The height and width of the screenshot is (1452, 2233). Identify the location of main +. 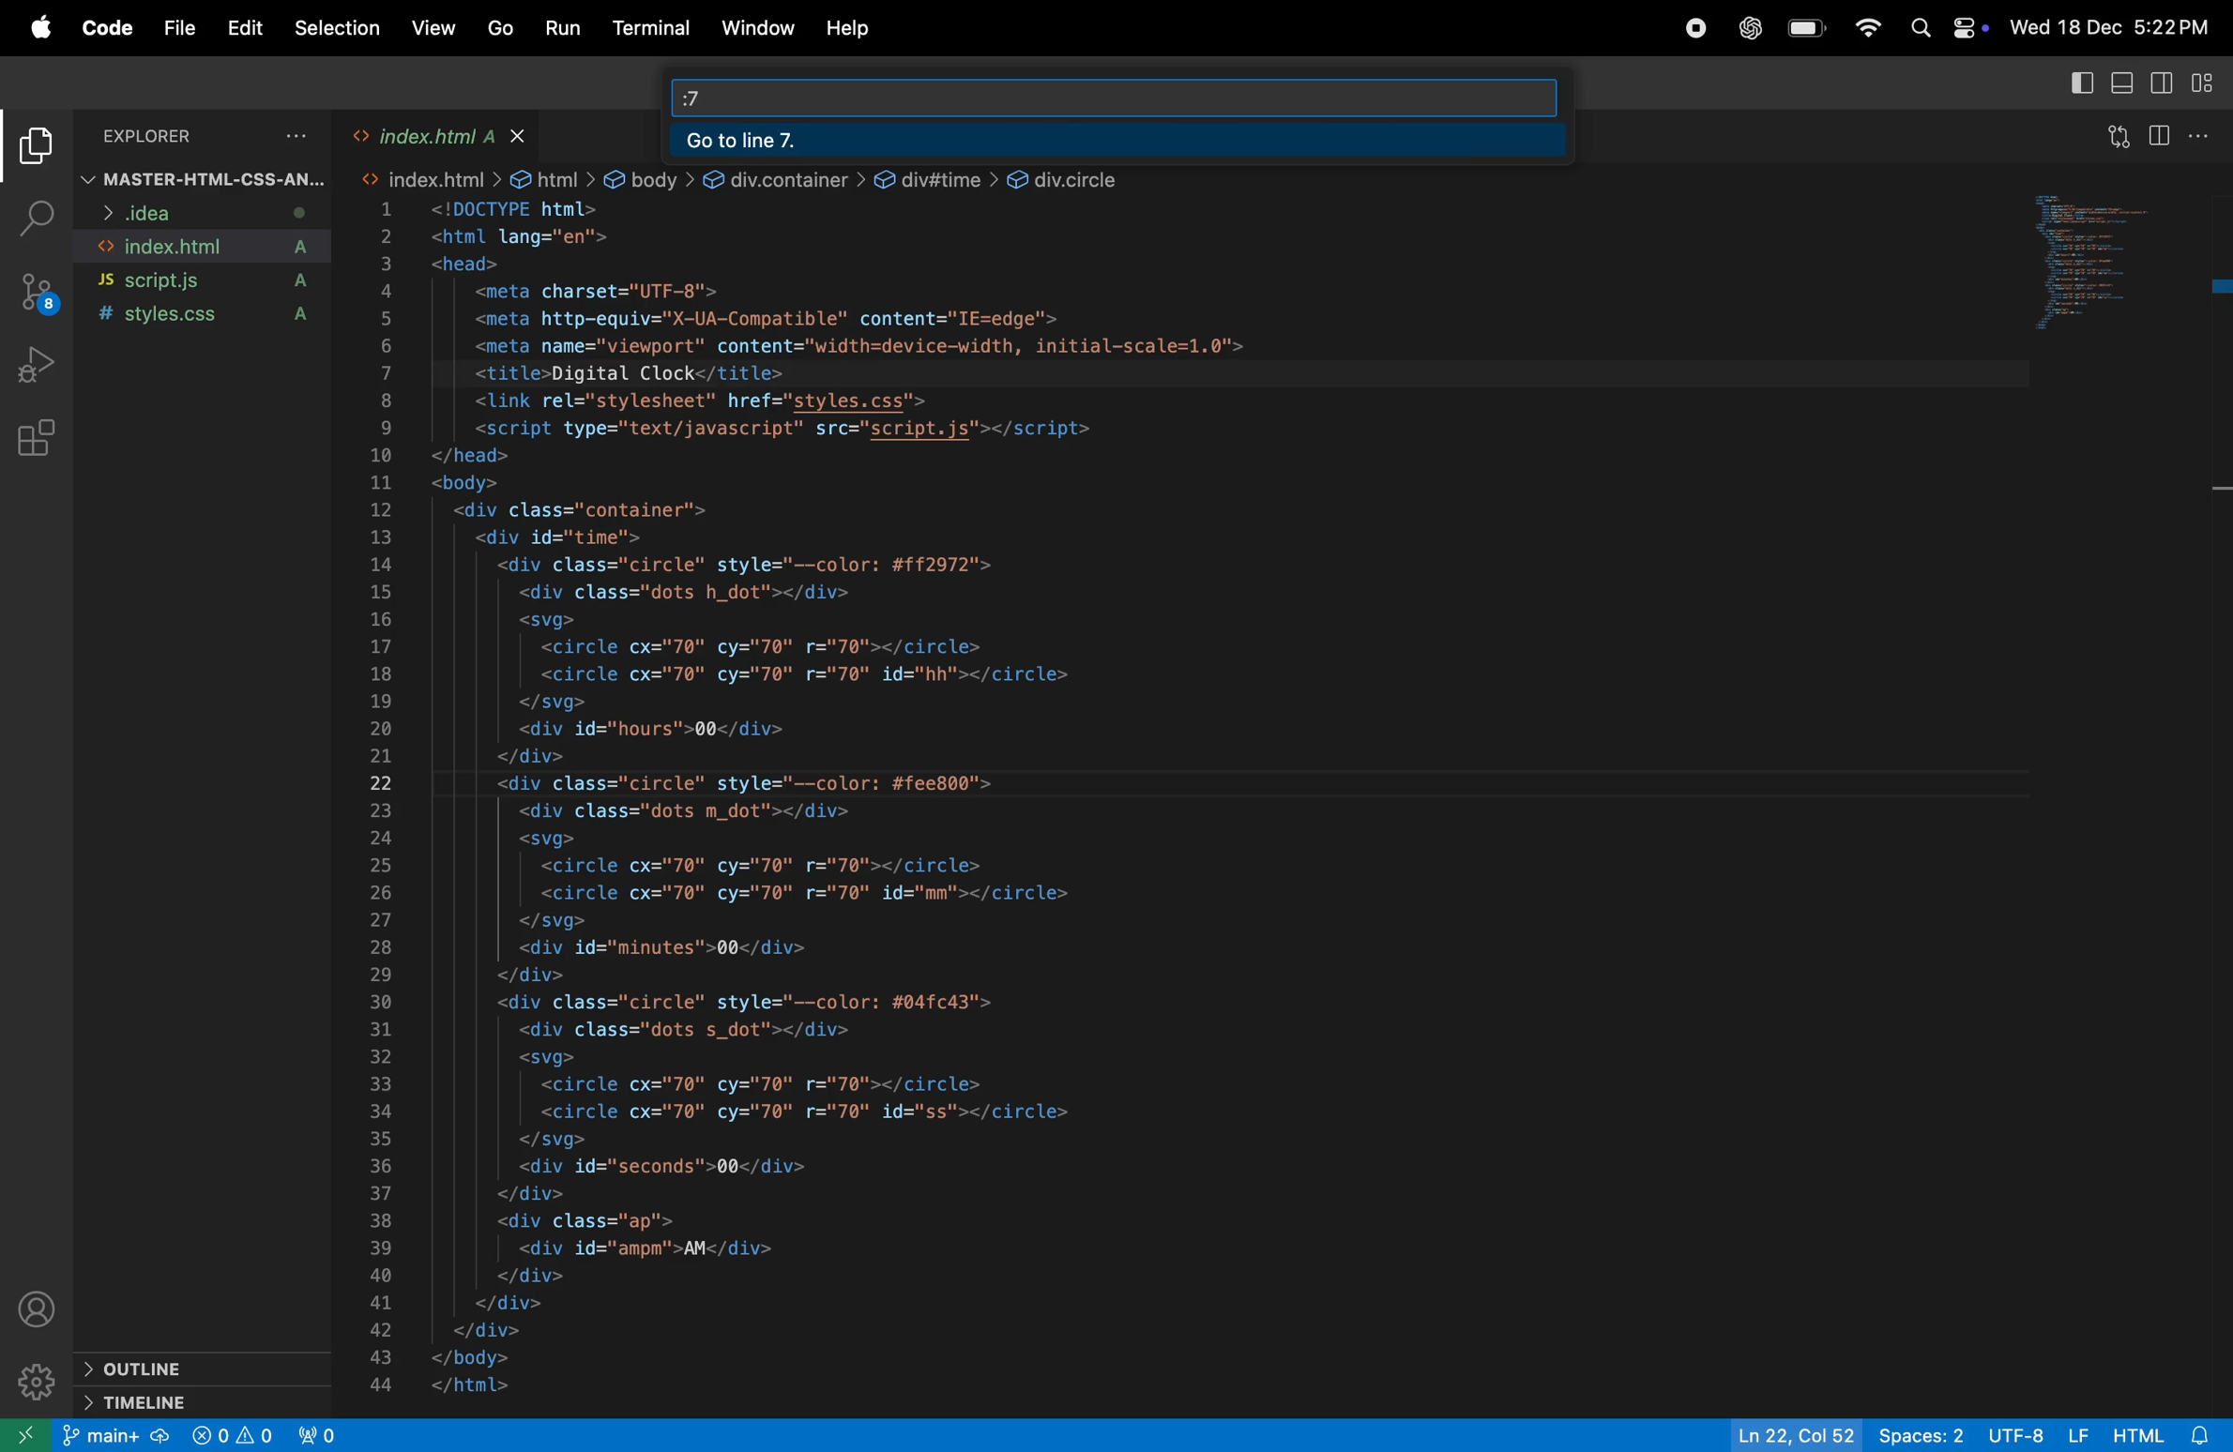
(116, 1435).